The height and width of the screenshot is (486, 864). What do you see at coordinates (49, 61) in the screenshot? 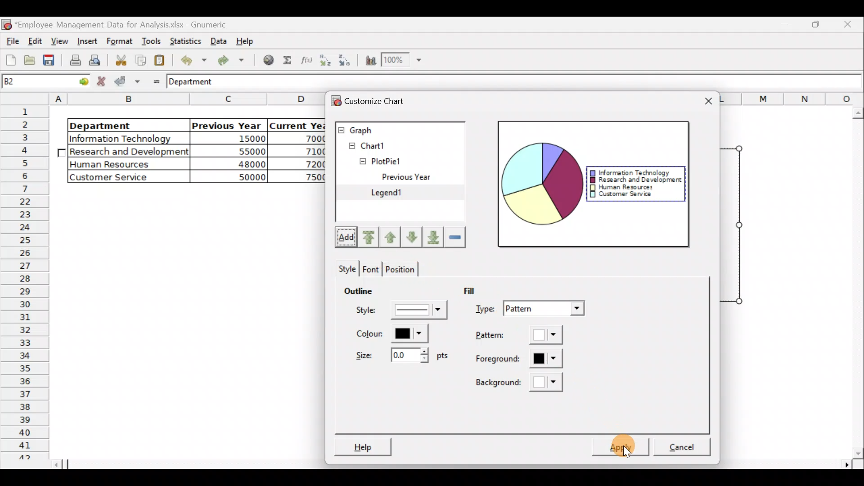
I see `Save the current workbook` at bounding box center [49, 61].